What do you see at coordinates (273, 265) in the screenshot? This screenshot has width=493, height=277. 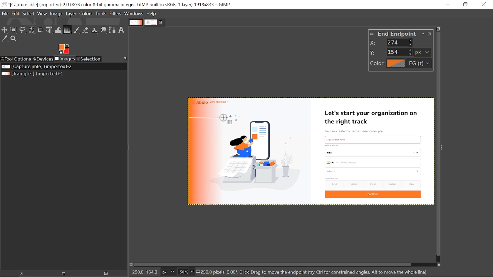 I see `Horizontal scrollbar` at bounding box center [273, 265].